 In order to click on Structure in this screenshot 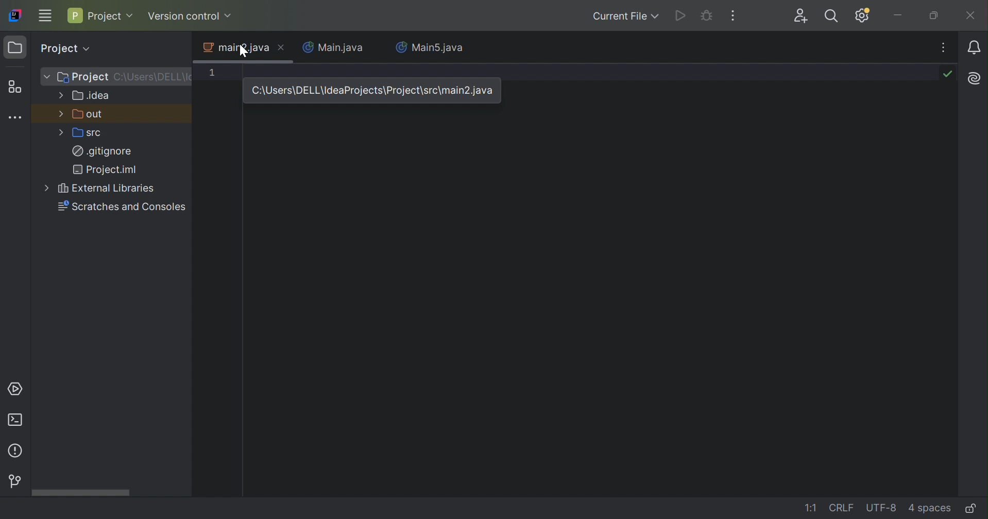, I will do `click(14, 89)`.